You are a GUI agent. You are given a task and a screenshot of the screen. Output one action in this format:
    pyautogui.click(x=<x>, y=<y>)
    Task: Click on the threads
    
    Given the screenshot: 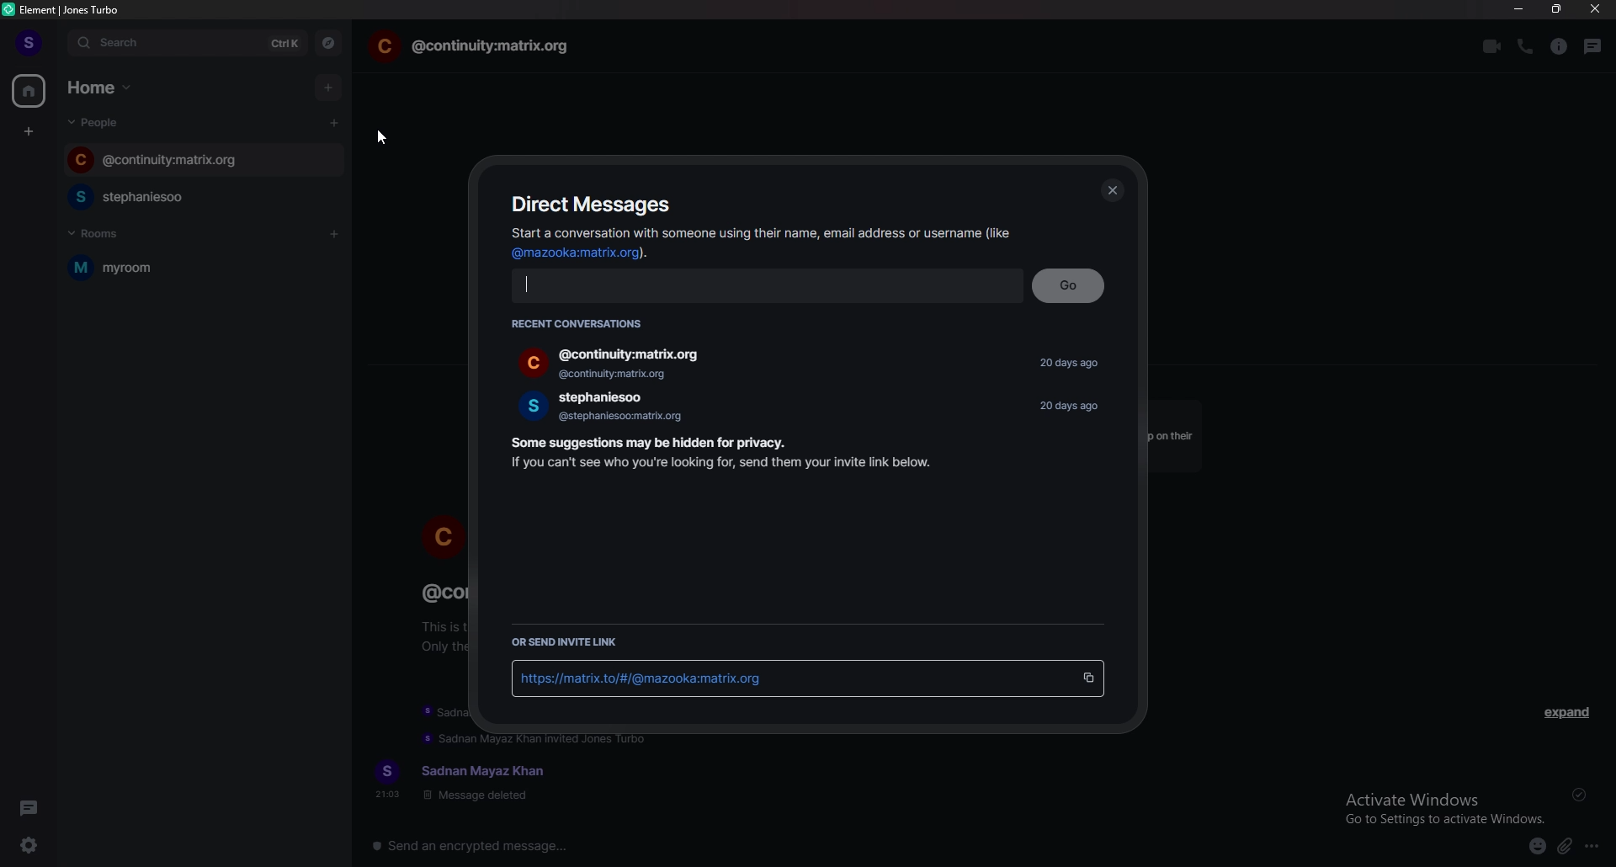 What is the action you would take?
    pyautogui.click(x=1593, y=46)
    